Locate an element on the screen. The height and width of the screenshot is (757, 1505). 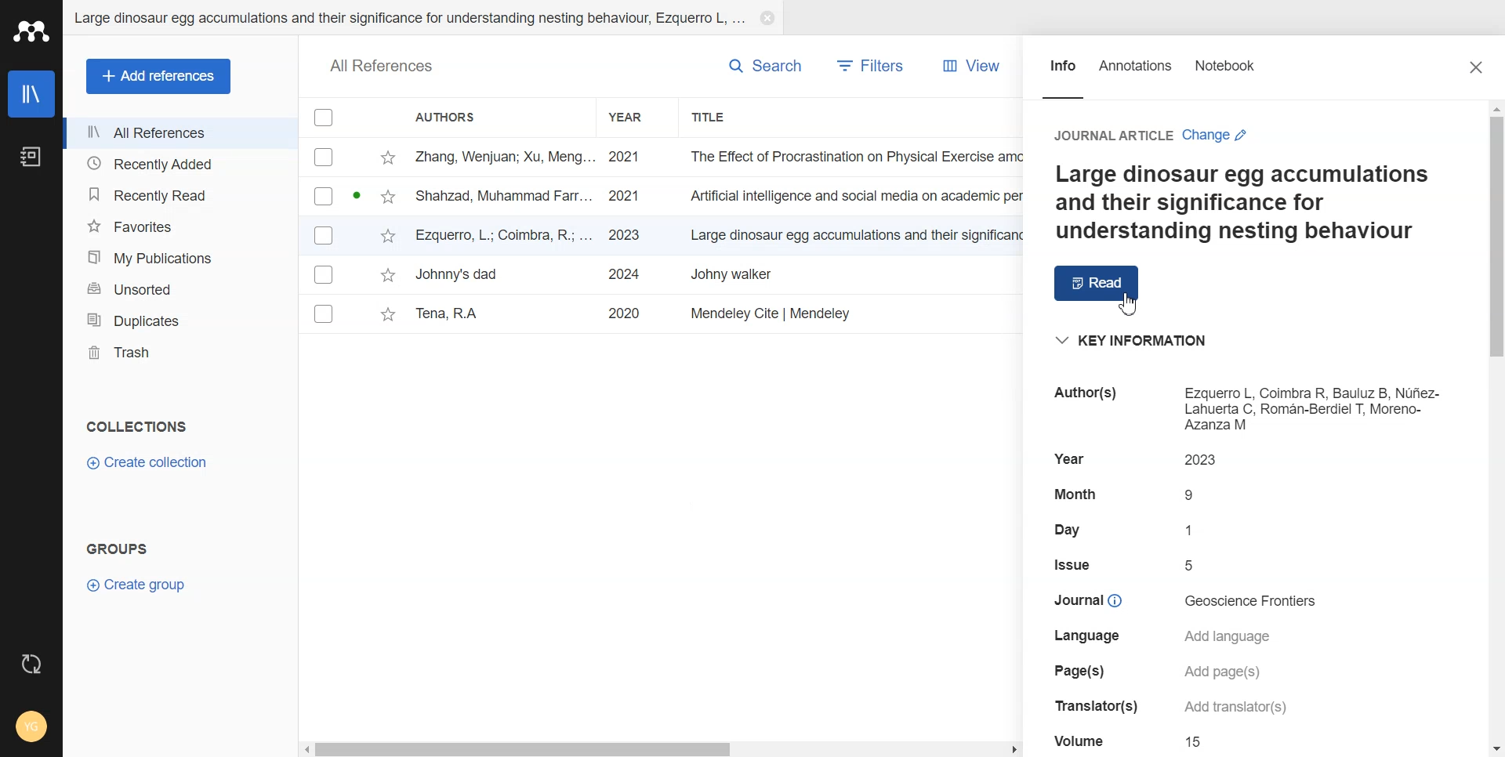
Filters is located at coordinates (869, 65).